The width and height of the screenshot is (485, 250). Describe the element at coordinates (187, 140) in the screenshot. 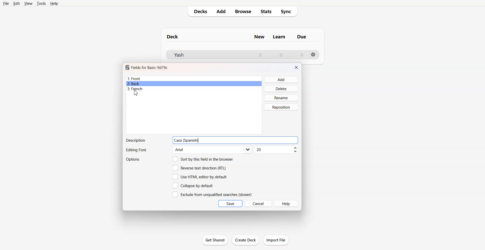

I see `Text` at that location.